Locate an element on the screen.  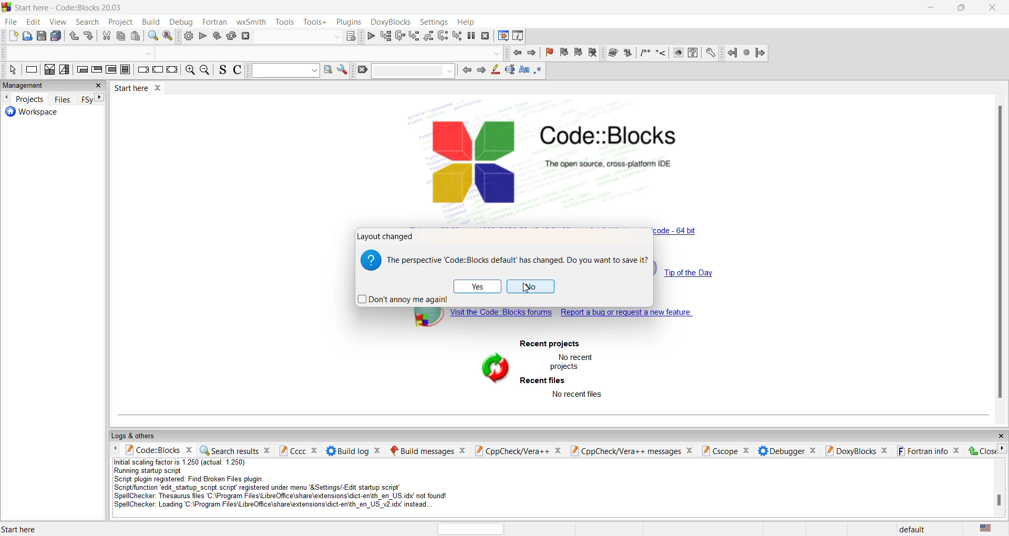
step out is located at coordinates (413, 36).